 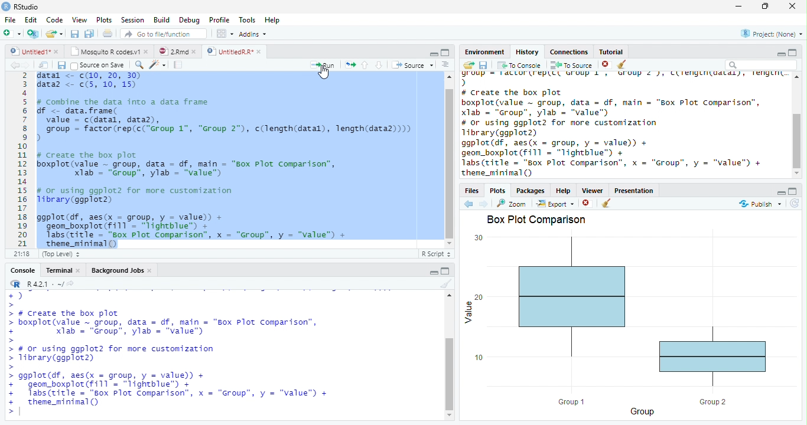 What do you see at coordinates (413, 65) in the screenshot?
I see `Source` at bounding box center [413, 65].